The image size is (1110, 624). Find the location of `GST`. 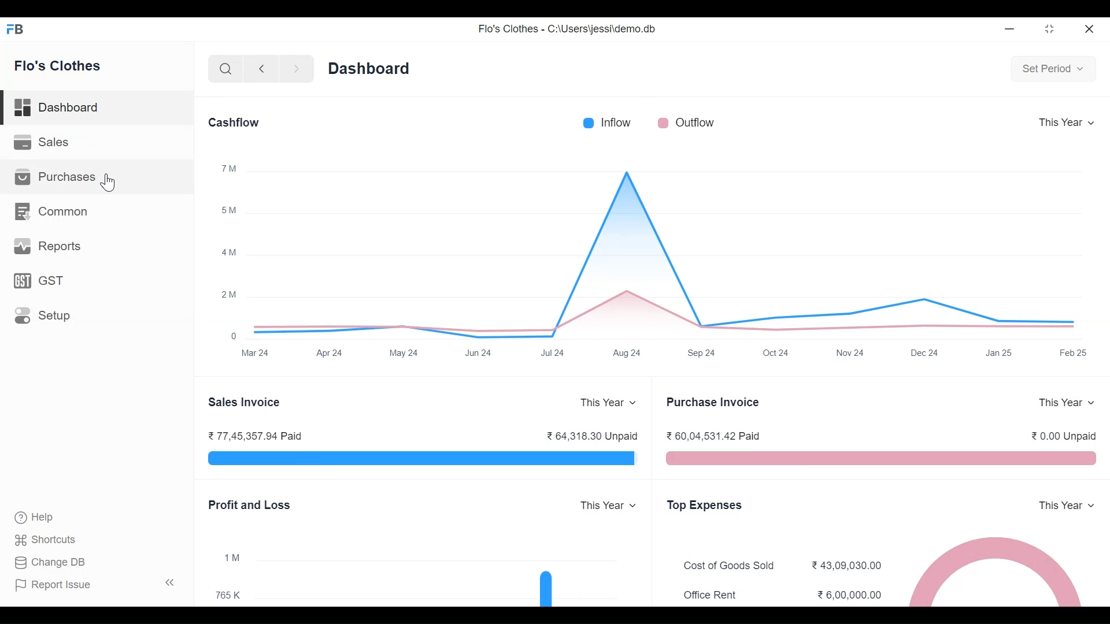

GST is located at coordinates (42, 280).